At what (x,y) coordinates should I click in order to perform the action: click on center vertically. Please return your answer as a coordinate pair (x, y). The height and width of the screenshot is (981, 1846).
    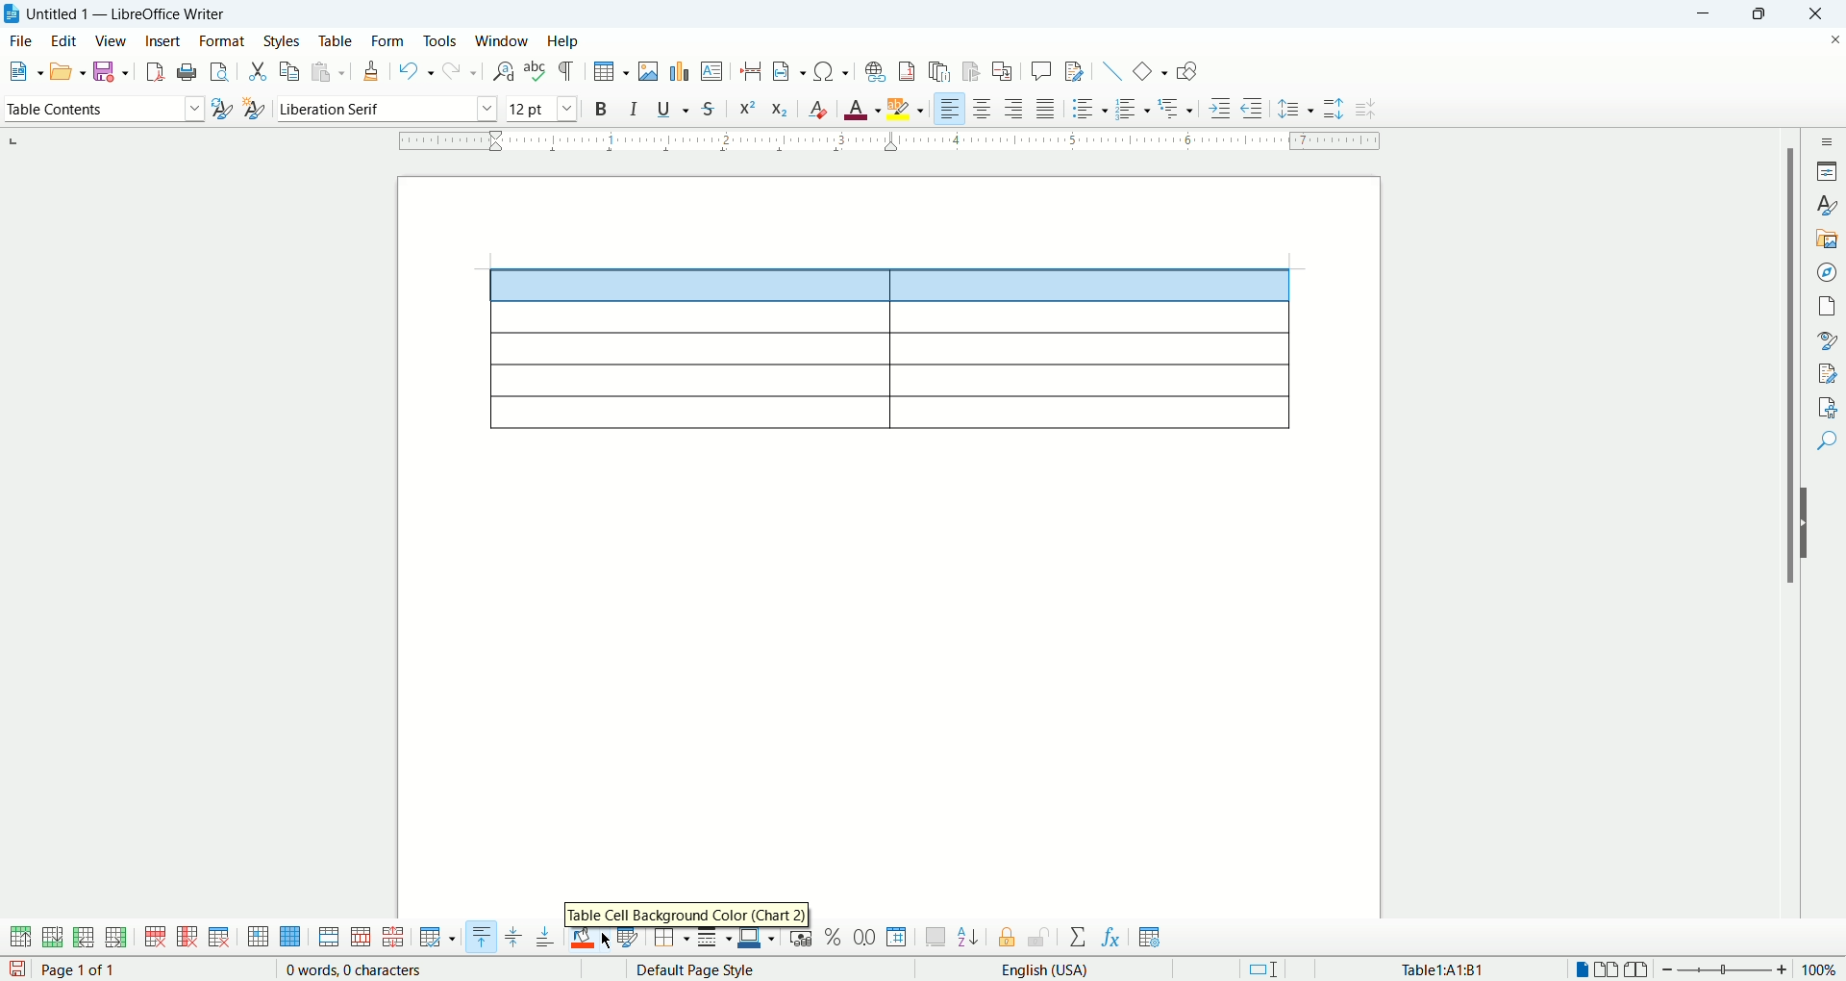
    Looking at the image, I should click on (512, 938).